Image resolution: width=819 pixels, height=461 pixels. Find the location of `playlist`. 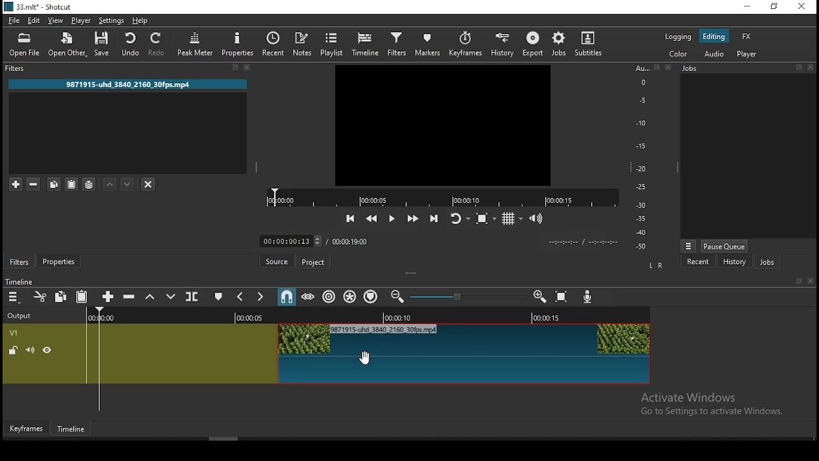

playlist is located at coordinates (330, 44).